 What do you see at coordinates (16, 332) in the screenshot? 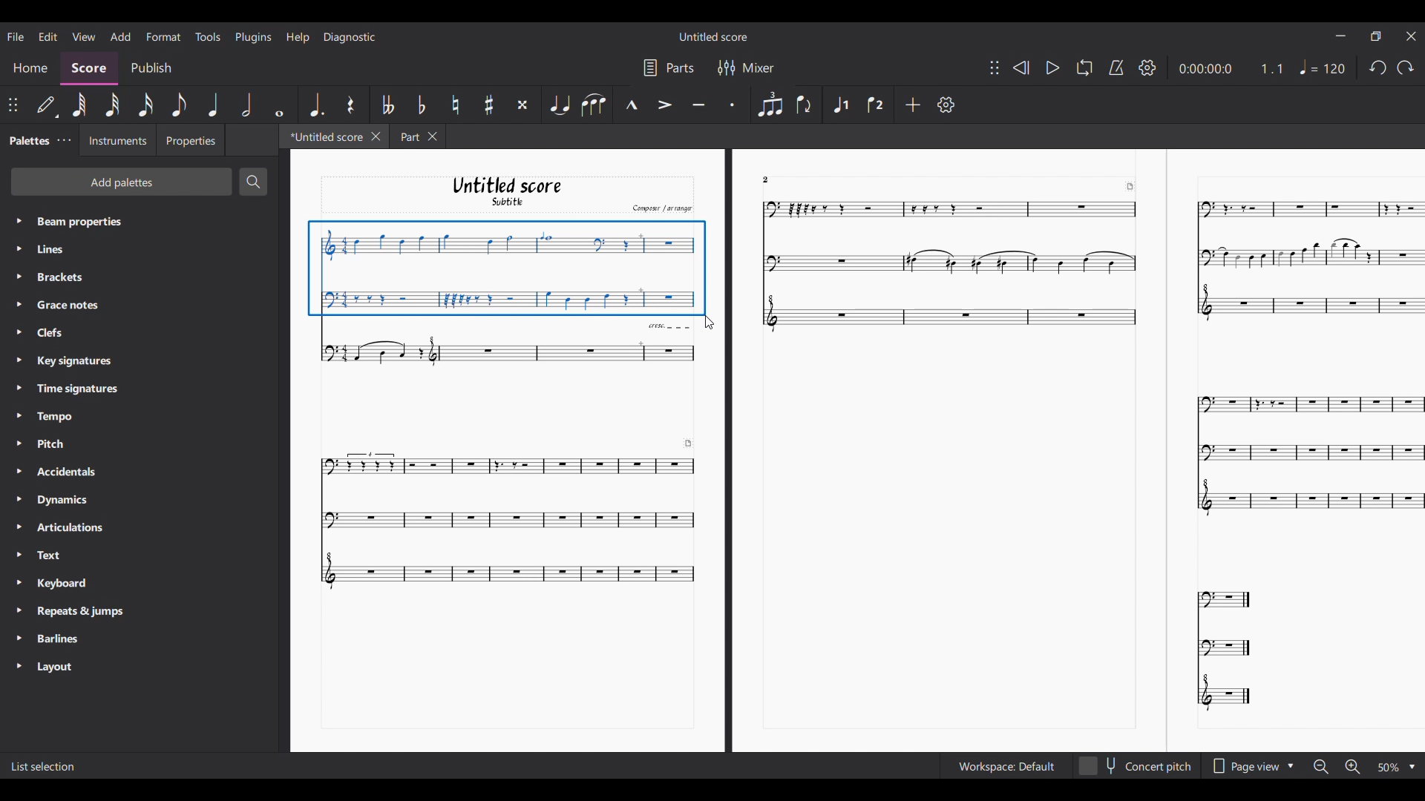
I see `` at bounding box center [16, 332].